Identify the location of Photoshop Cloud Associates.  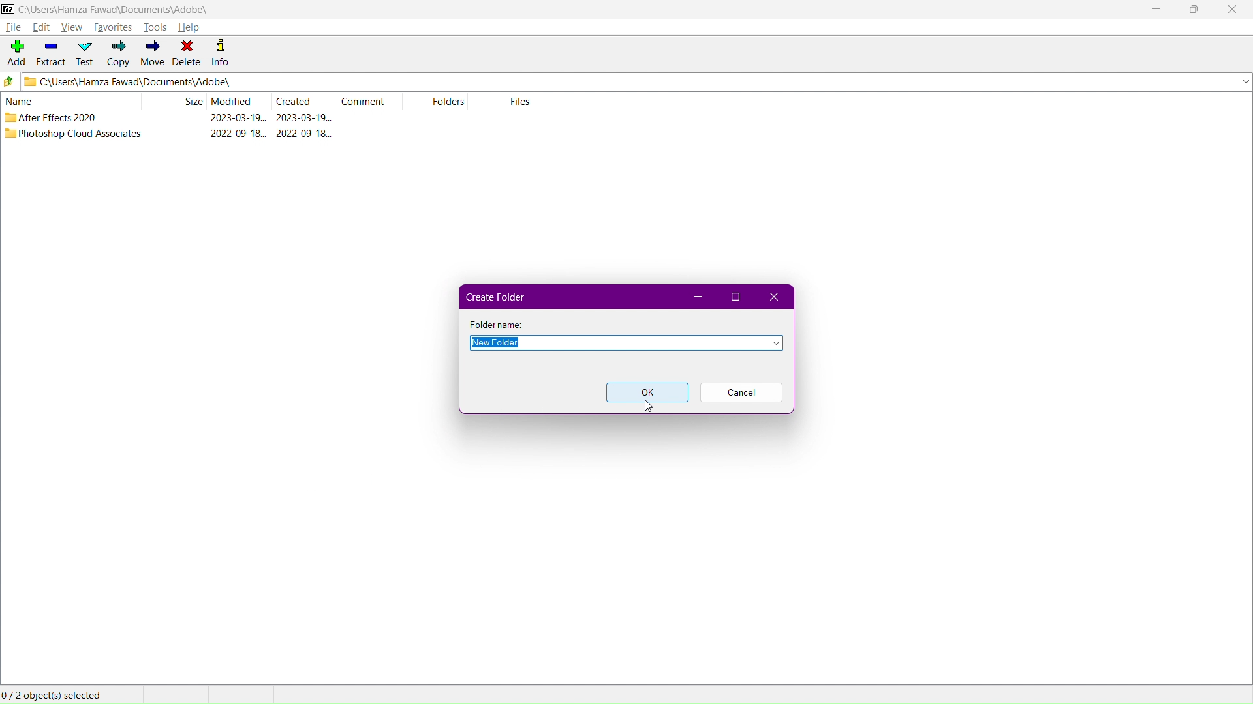
(81, 133).